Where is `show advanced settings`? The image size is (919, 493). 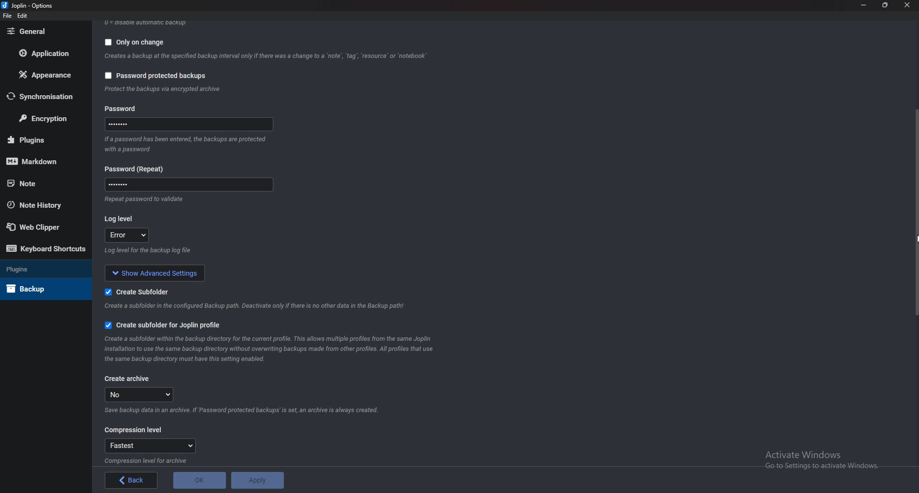
show advanced settings is located at coordinates (155, 273).